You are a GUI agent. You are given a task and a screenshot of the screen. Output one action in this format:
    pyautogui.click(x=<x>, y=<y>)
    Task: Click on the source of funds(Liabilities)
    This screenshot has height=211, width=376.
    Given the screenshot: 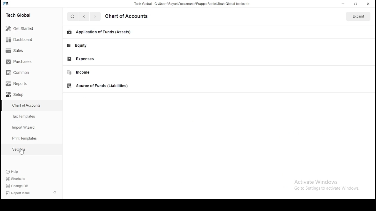 What is the action you would take?
    pyautogui.click(x=98, y=86)
    